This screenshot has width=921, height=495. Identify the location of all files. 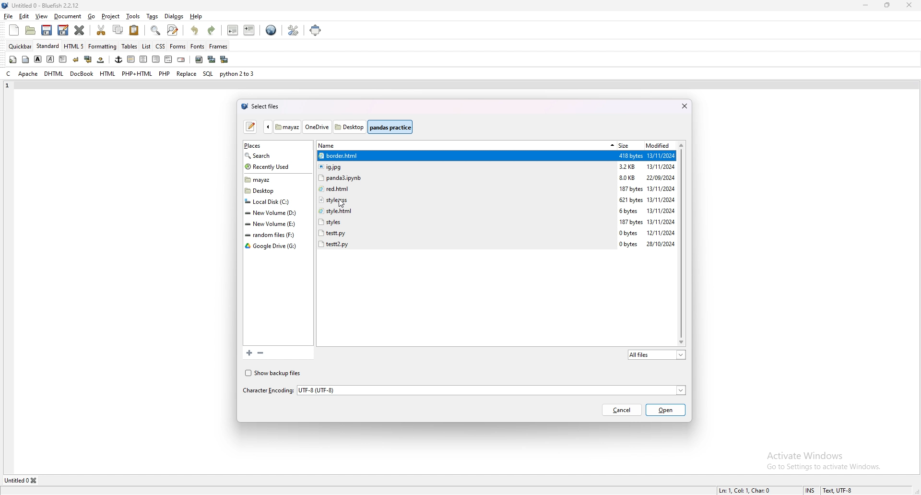
(657, 354).